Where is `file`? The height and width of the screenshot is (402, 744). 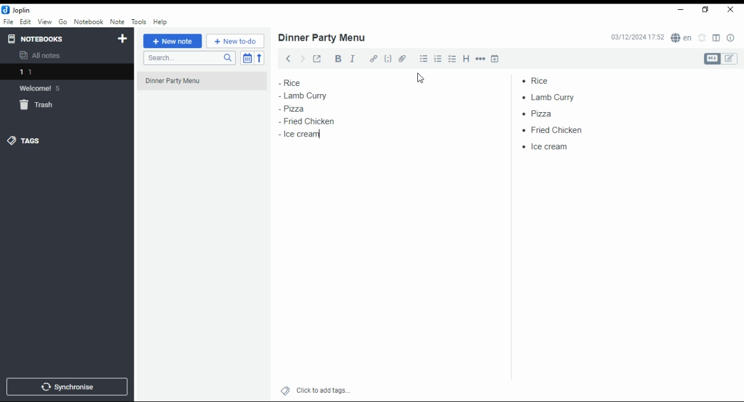
file is located at coordinates (8, 21).